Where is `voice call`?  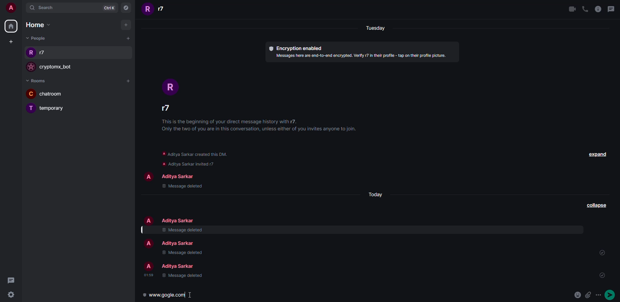
voice call is located at coordinates (585, 9).